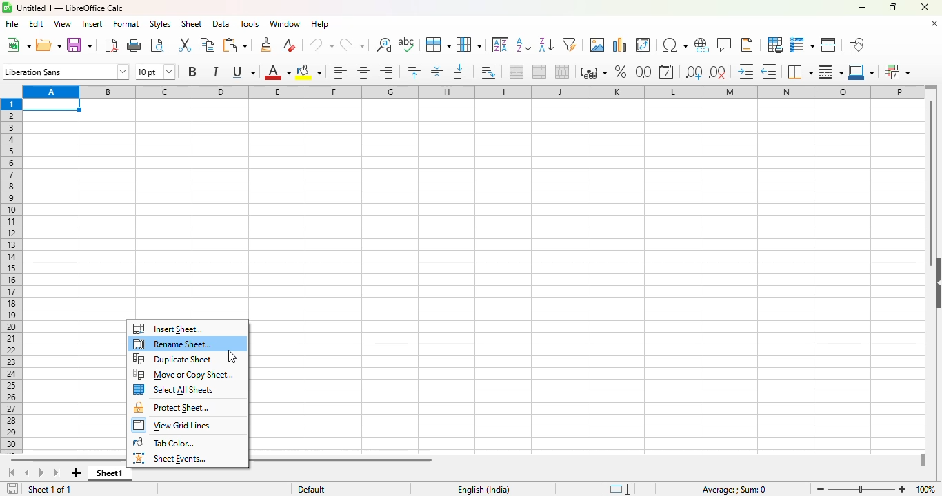 This screenshot has height=496, width=942. Describe the element at coordinates (111, 45) in the screenshot. I see `export directly as PDF` at that location.